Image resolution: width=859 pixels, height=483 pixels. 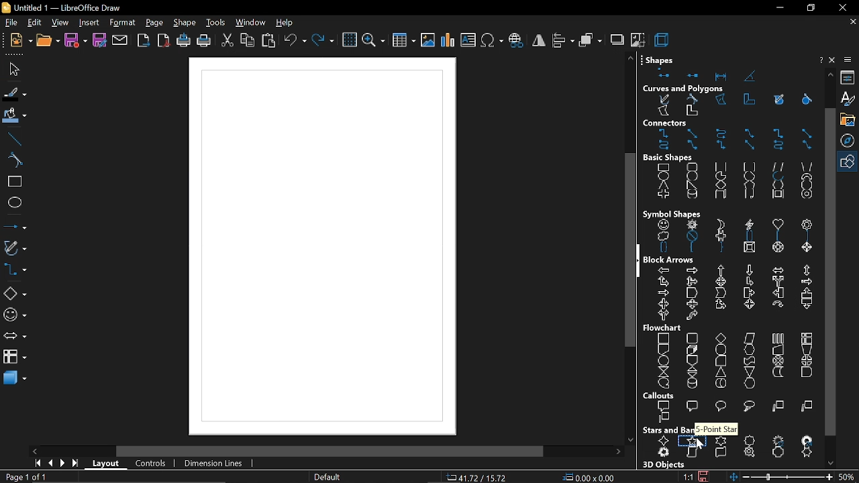 I want to click on page style, so click(x=327, y=478).